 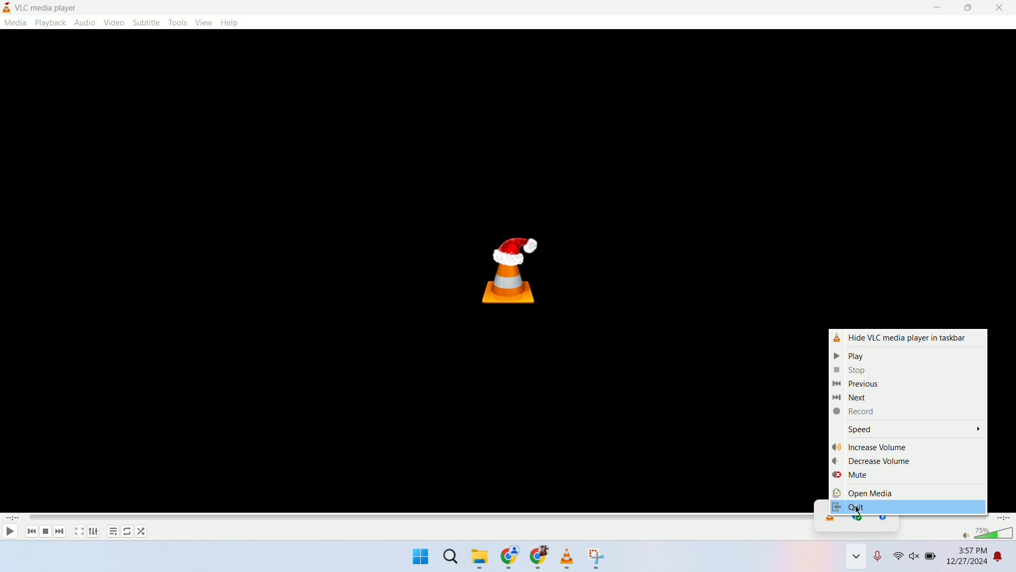 What do you see at coordinates (60, 531) in the screenshot?
I see `next track` at bounding box center [60, 531].